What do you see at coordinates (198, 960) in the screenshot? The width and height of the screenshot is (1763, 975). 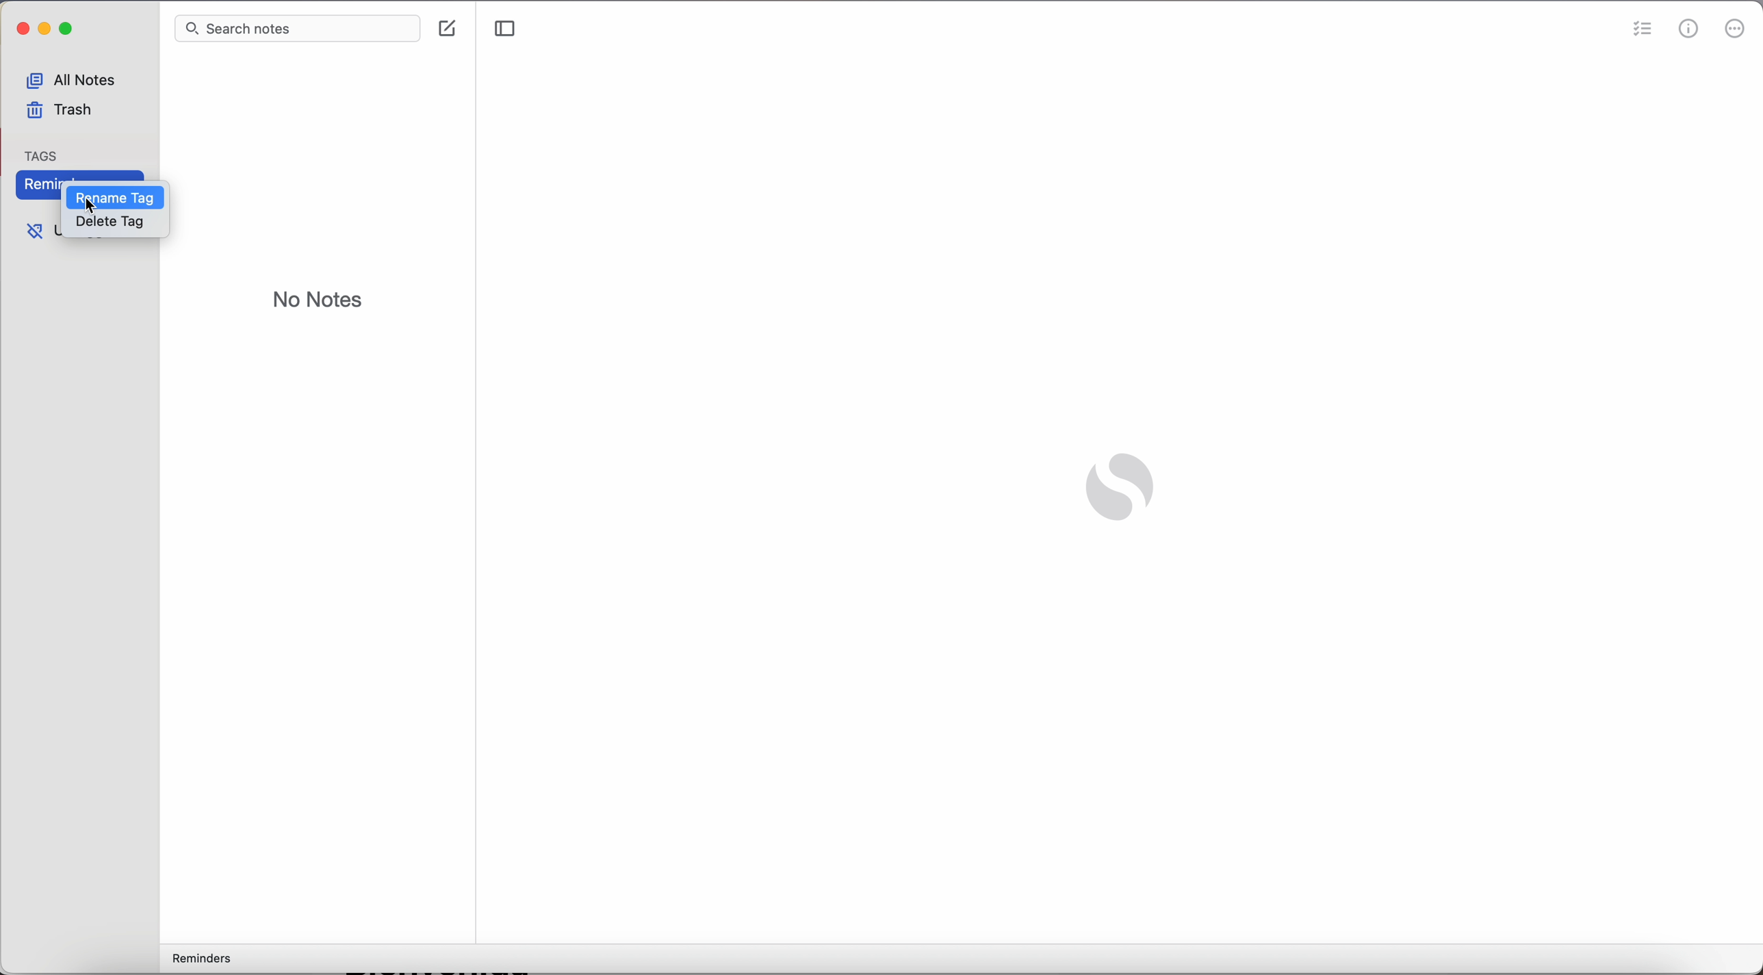 I see `reminders tag` at bounding box center [198, 960].